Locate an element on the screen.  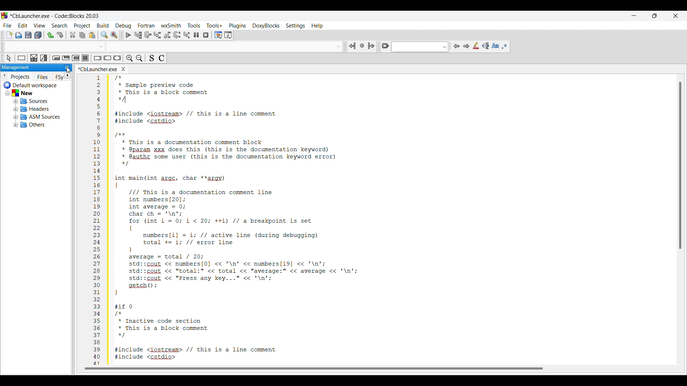
Run to cursor is located at coordinates (138, 35).